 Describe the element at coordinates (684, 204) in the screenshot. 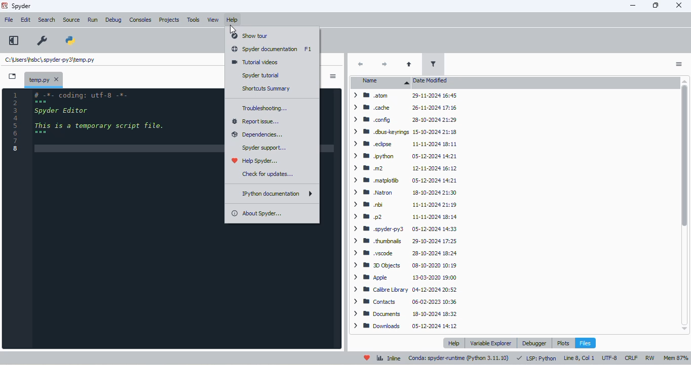

I see `vertical scroll bar` at that location.